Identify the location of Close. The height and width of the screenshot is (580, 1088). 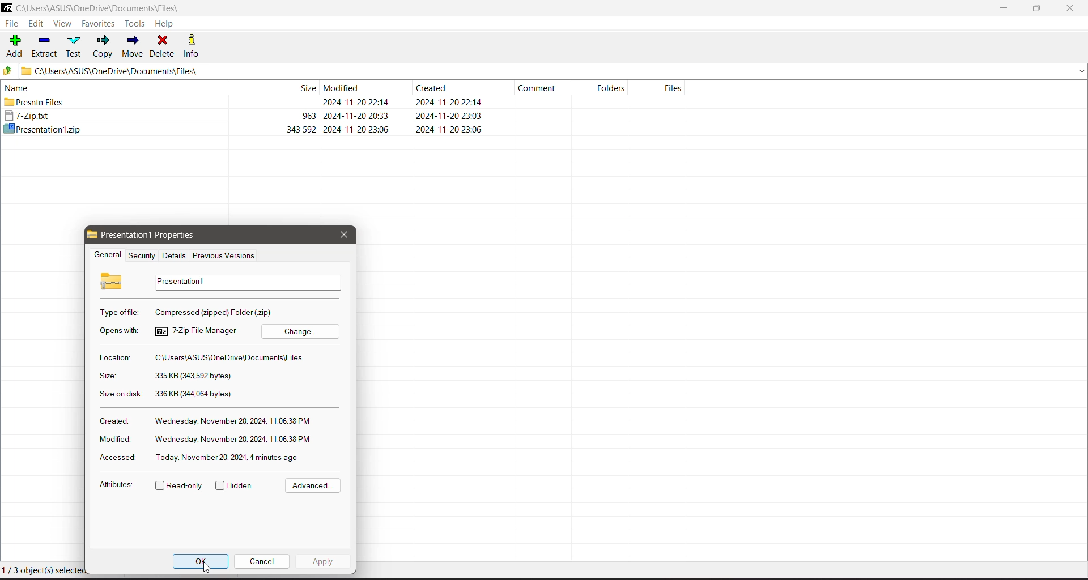
(1072, 8).